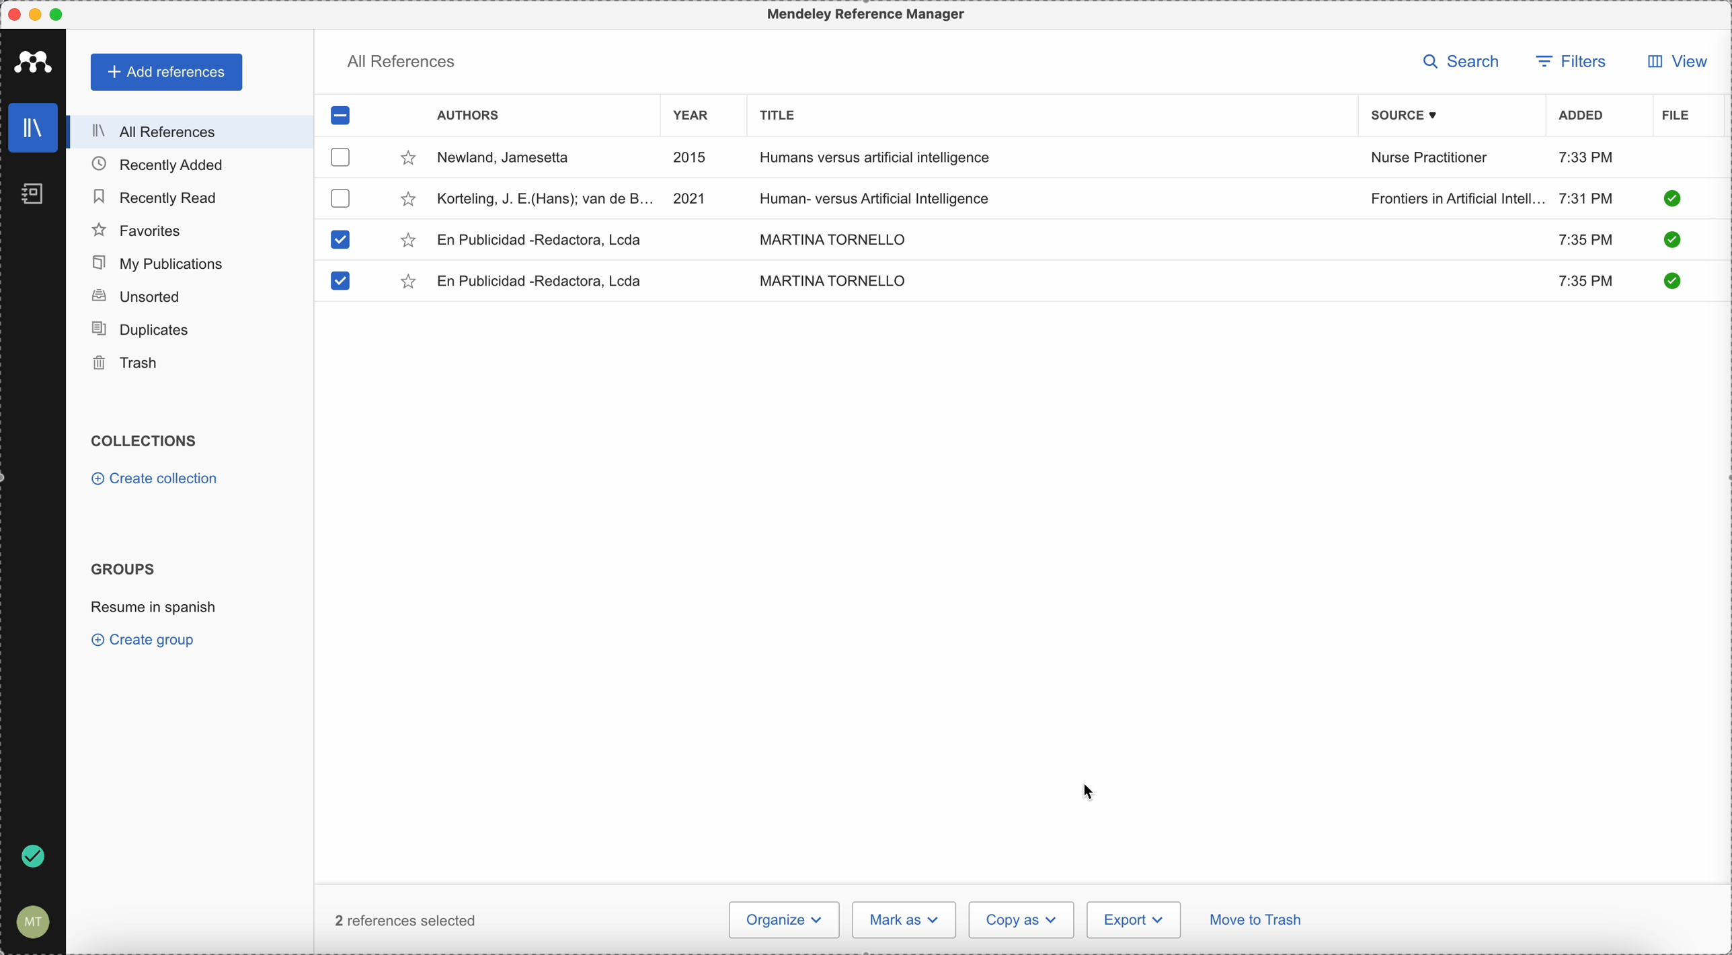 This screenshot has height=955, width=1732. Describe the element at coordinates (1466, 63) in the screenshot. I see `search` at that location.